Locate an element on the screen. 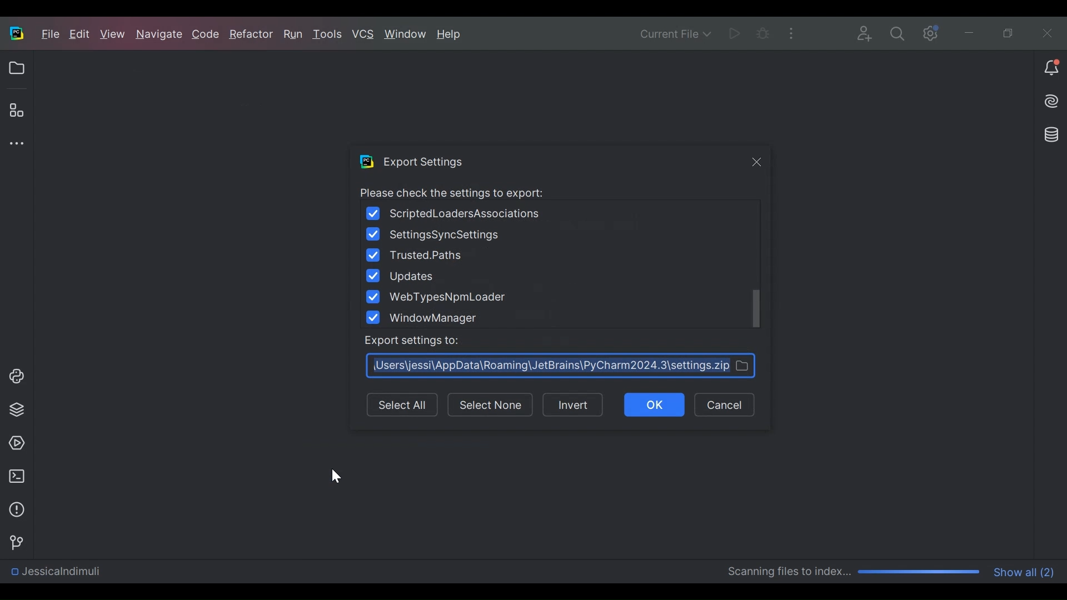  Structure is located at coordinates (16, 111).